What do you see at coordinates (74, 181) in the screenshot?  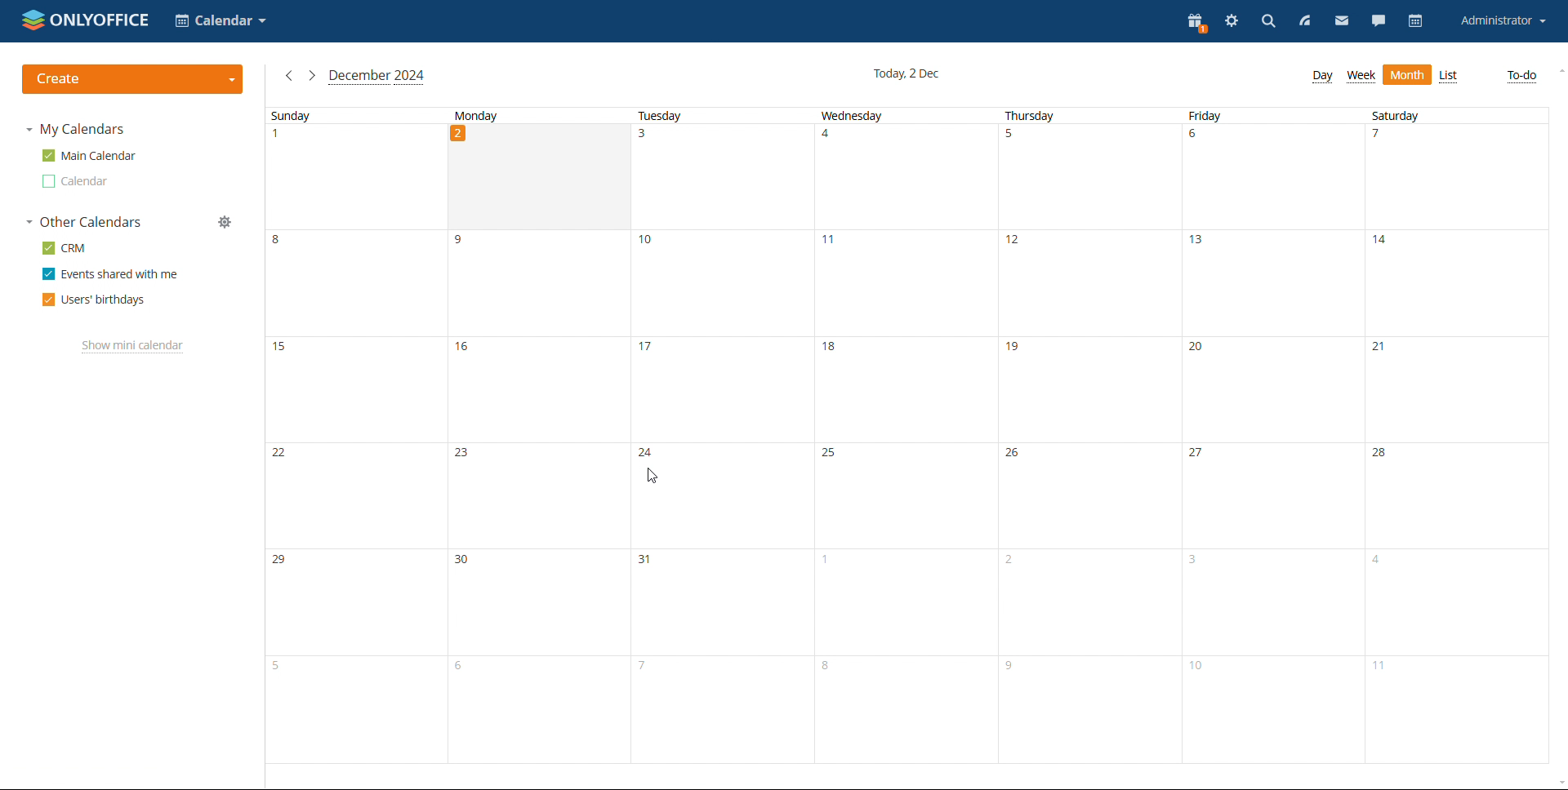 I see `Calendar` at bounding box center [74, 181].